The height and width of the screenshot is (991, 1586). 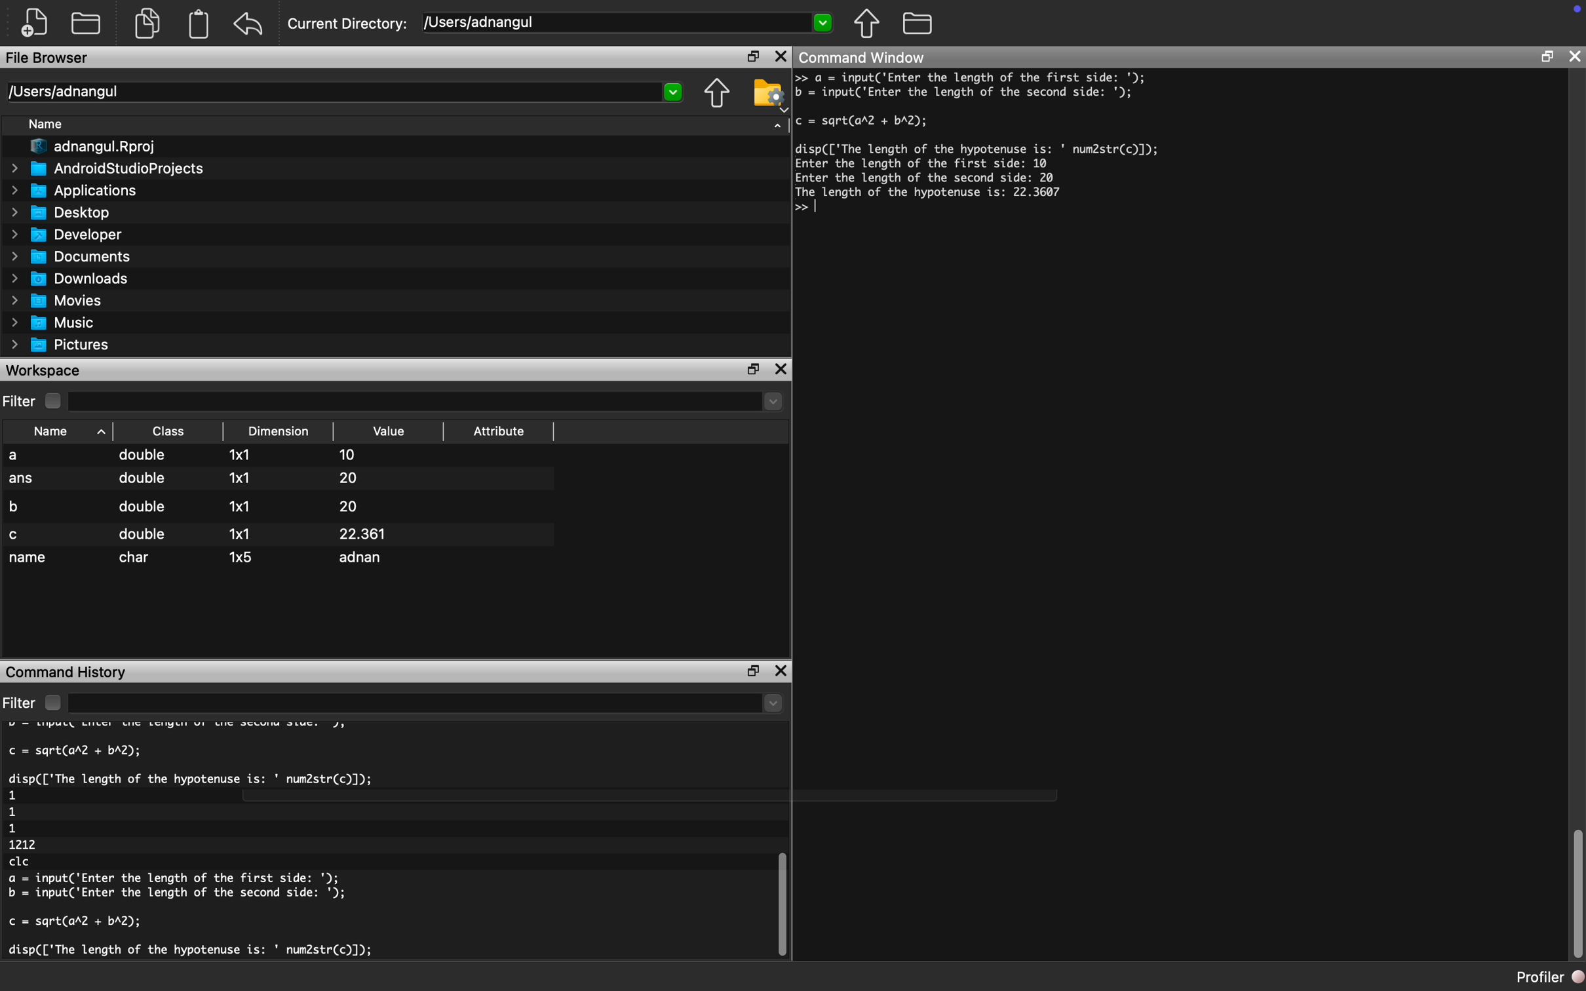 I want to click on Current Directory:, so click(x=349, y=26).